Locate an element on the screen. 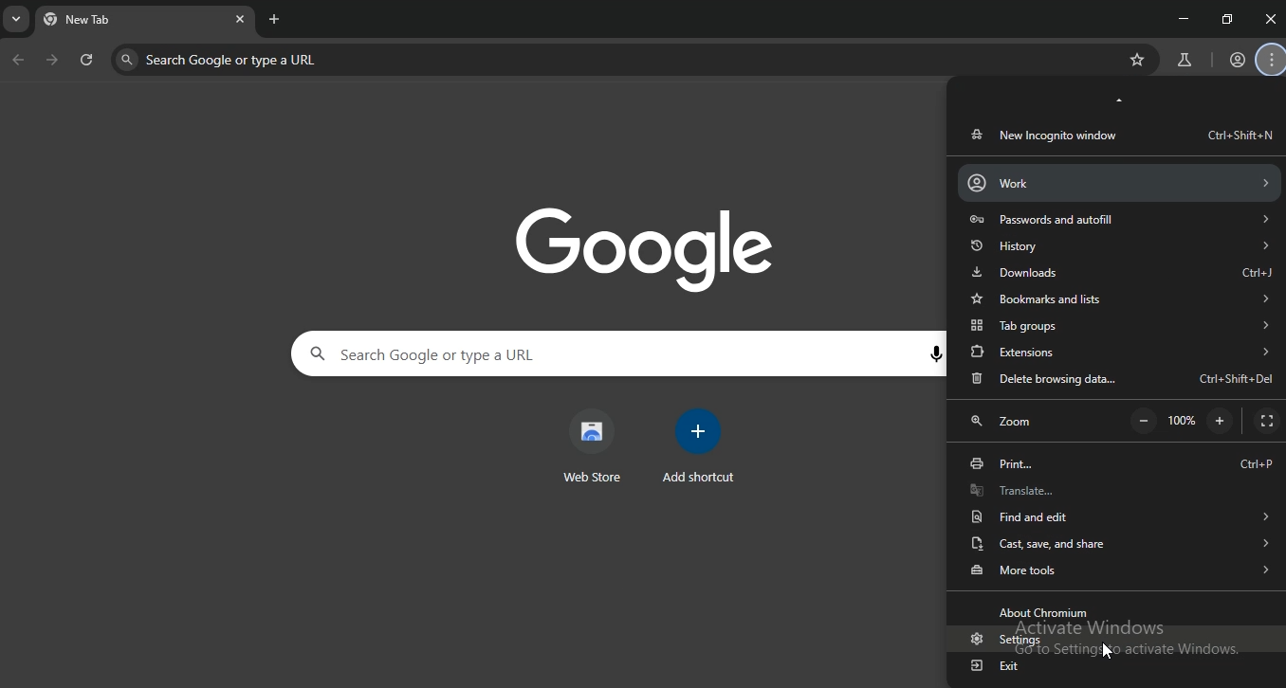  google is located at coordinates (656, 247).